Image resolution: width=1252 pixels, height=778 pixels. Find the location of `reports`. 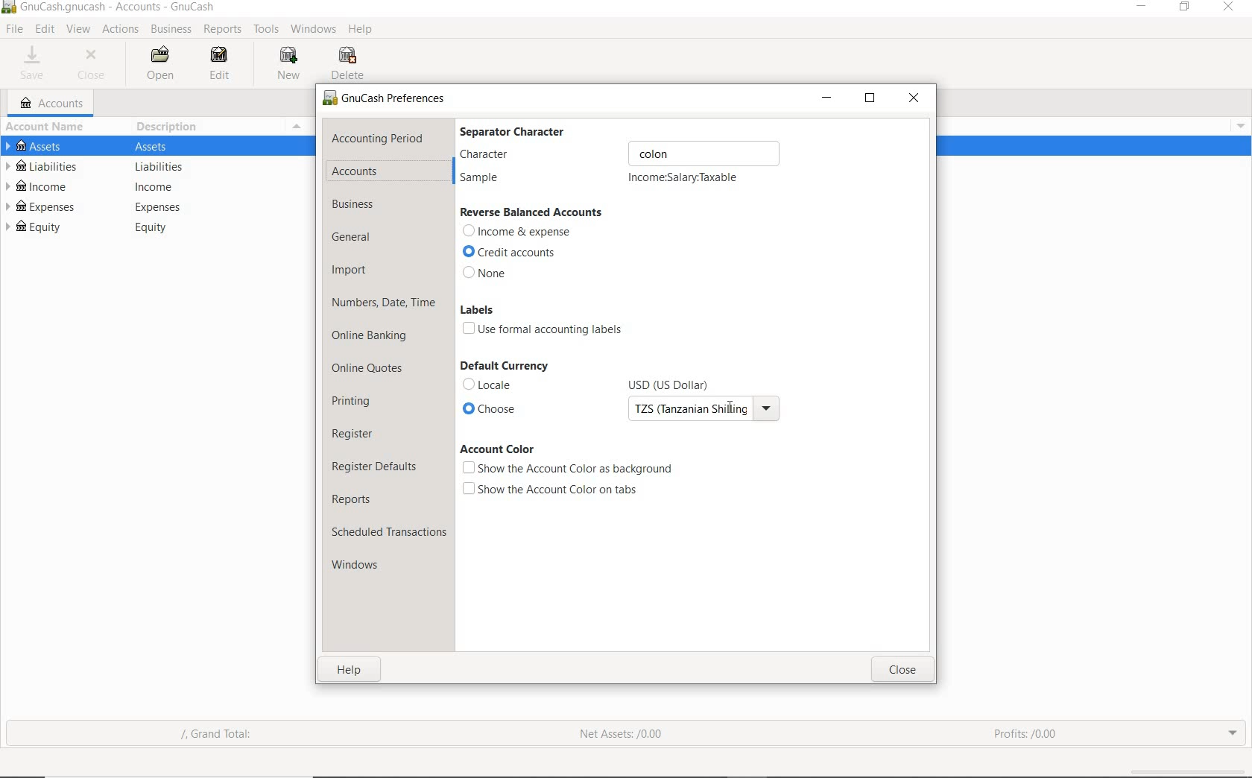

reports is located at coordinates (355, 499).